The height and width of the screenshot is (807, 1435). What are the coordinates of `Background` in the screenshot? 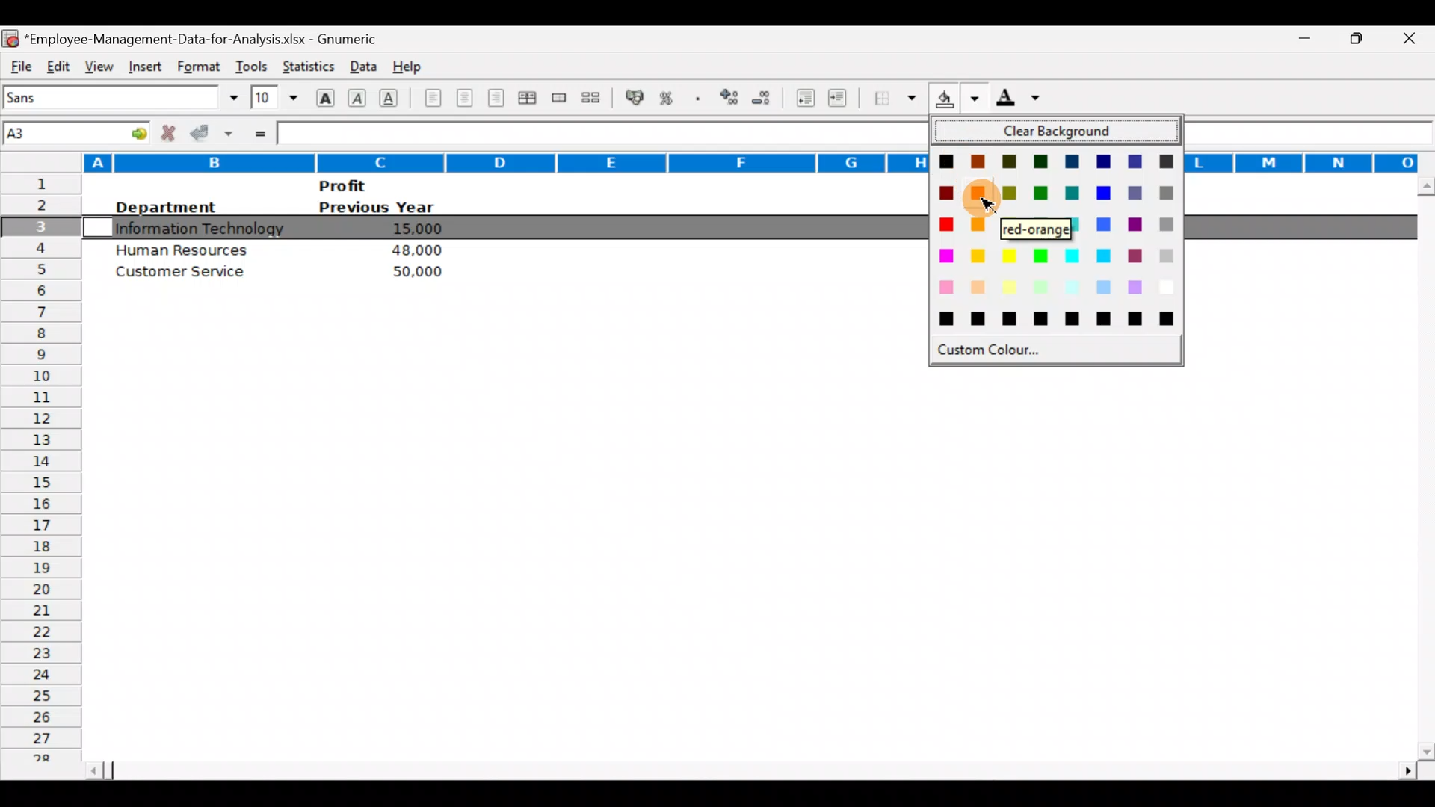 It's located at (955, 102).